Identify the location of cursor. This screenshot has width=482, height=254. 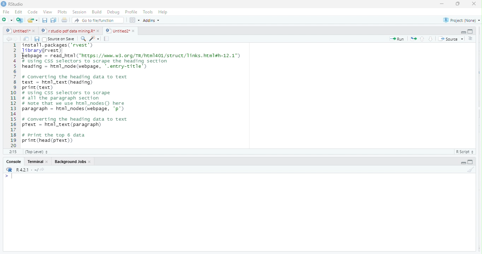
(24, 56).